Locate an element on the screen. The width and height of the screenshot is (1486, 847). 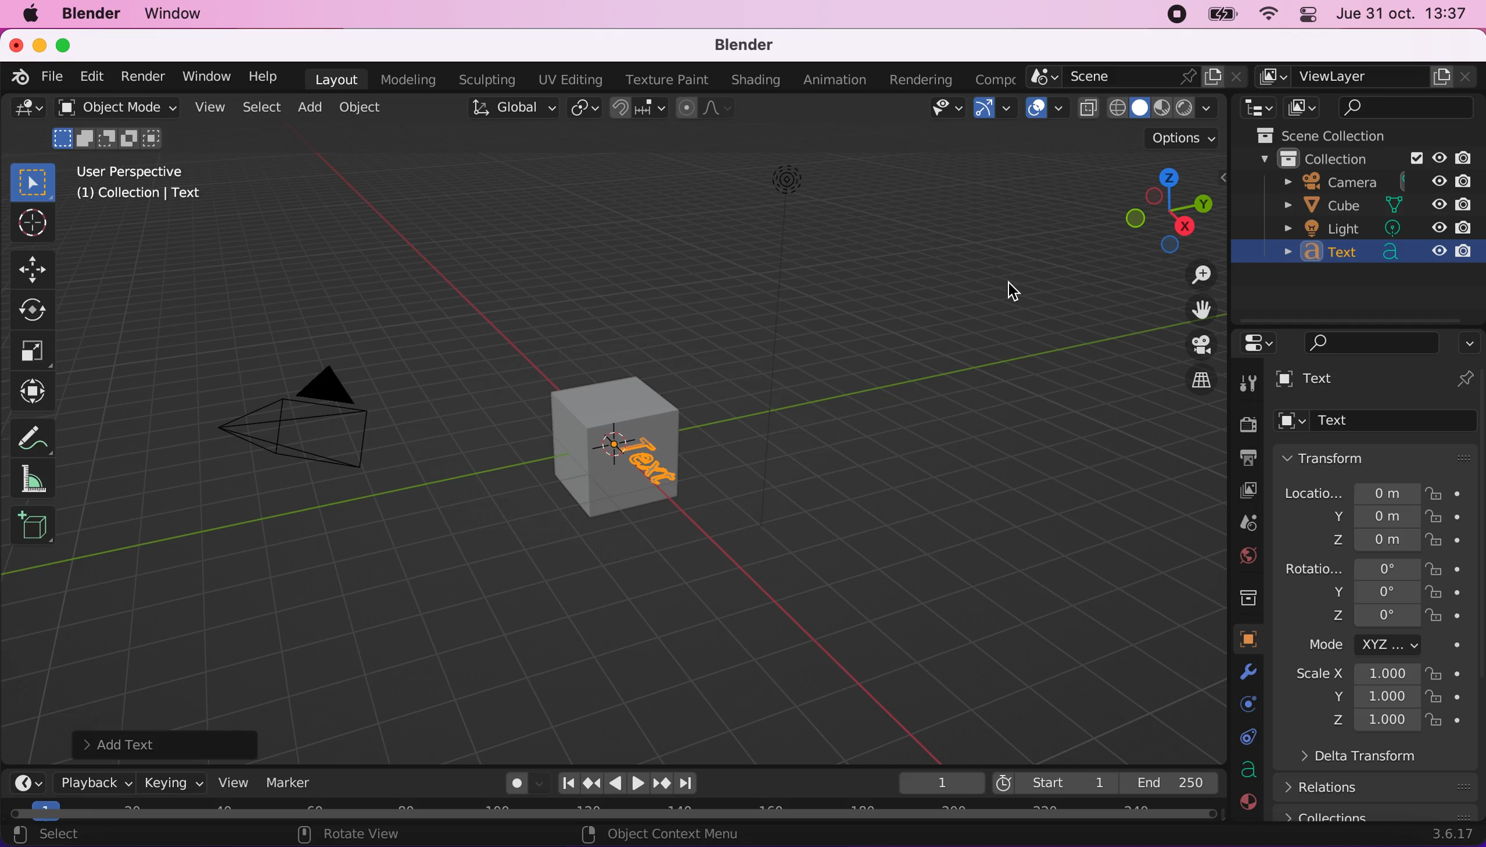
transform is located at coordinates (37, 389).